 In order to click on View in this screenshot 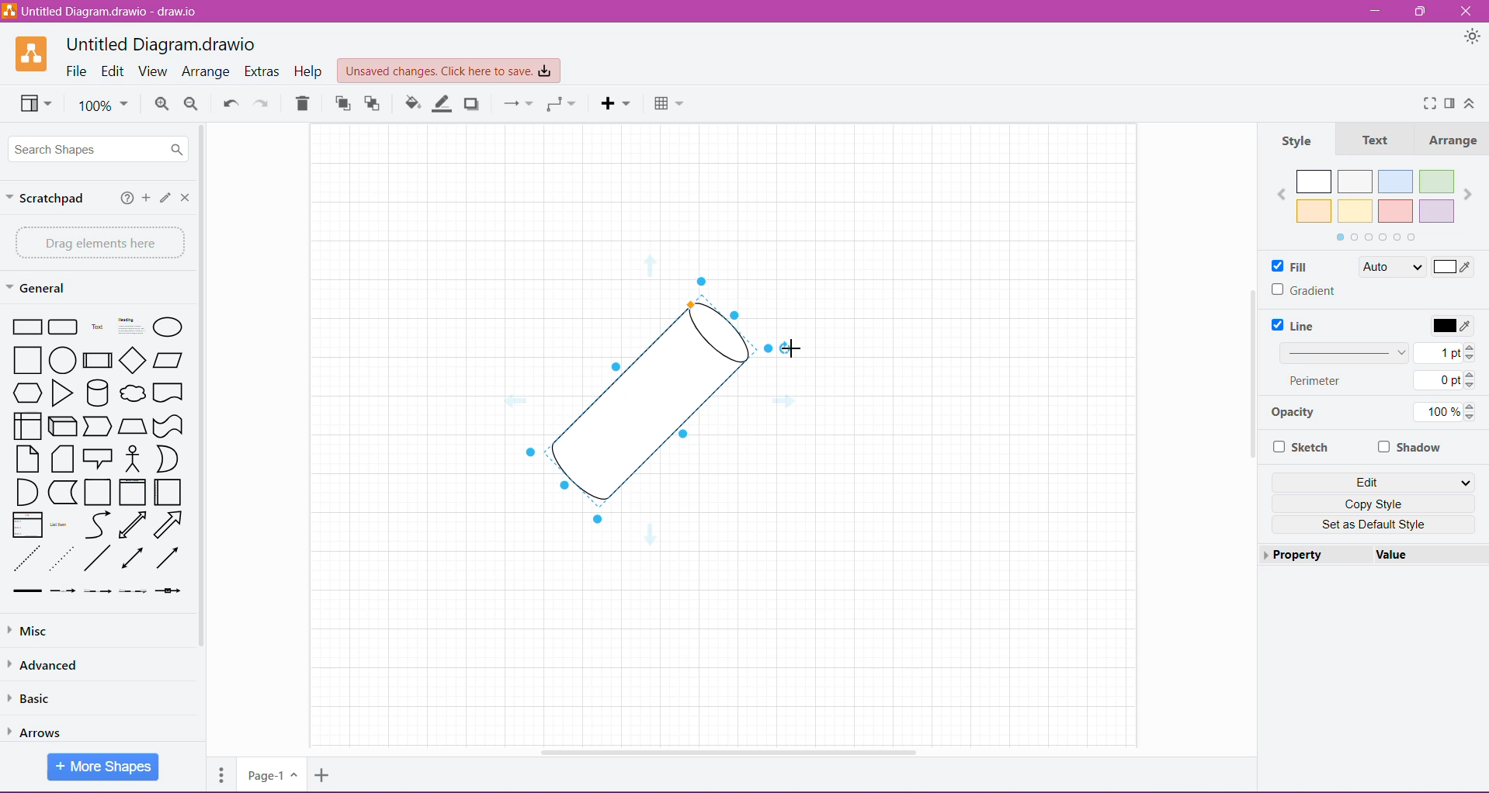, I will do `click(33, 106)`.